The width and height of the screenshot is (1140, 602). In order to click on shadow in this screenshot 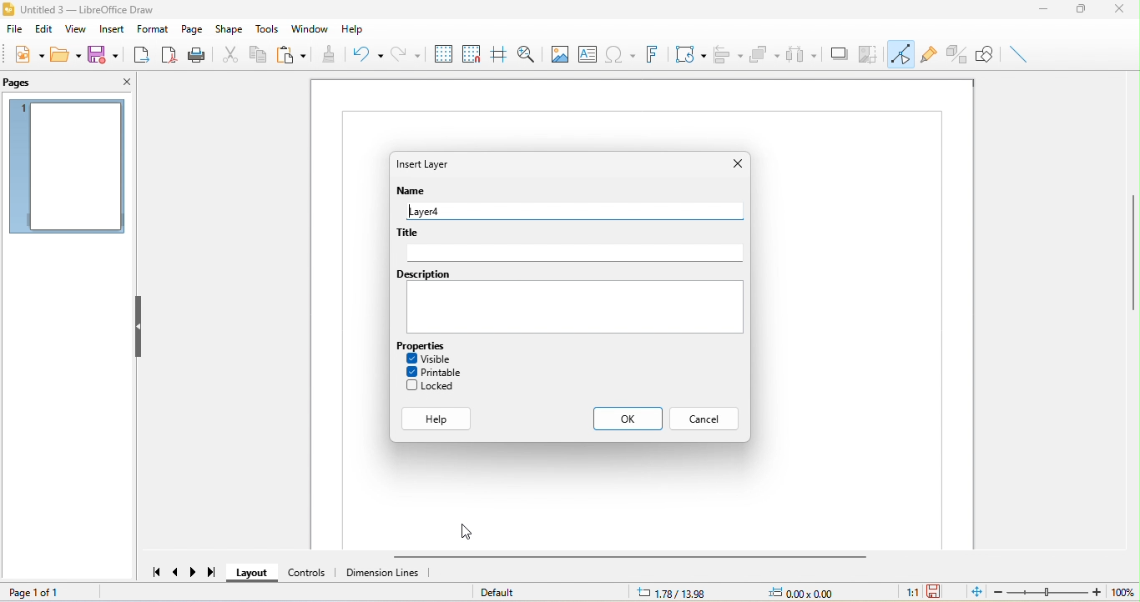, I will do `click(838, 54)`.